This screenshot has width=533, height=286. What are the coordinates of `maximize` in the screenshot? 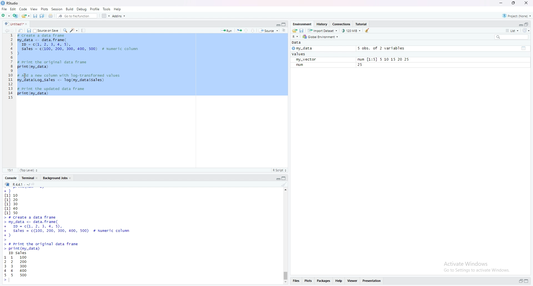 It's located at (285, 178).